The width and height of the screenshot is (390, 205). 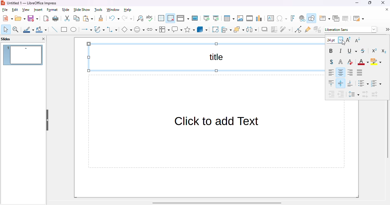 I want to click on find and replace, so click(x=140, y=18).